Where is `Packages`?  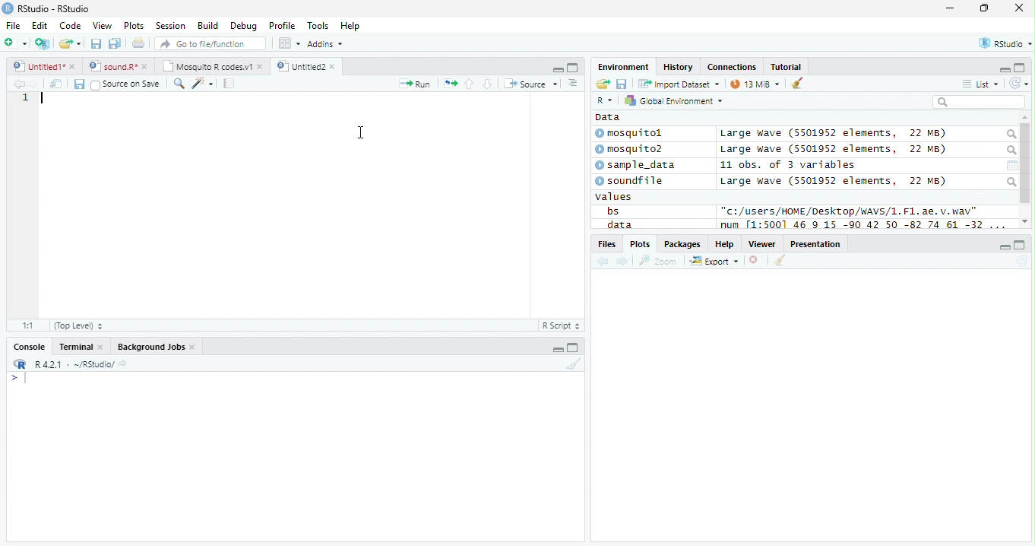
Packages is located at coordinates (683, 244).